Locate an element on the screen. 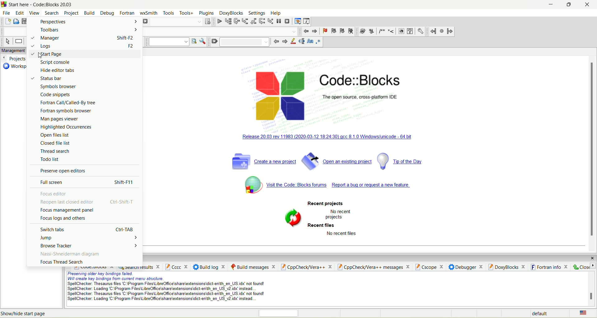 The image size is (597, 318). debugging window is located at coordinates (297, 21).